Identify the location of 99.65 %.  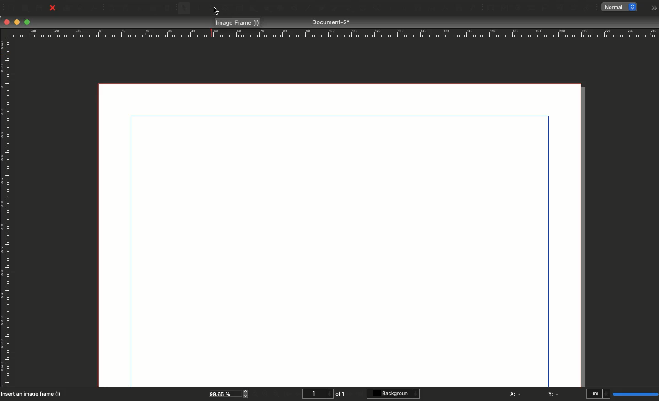
(222, 393).